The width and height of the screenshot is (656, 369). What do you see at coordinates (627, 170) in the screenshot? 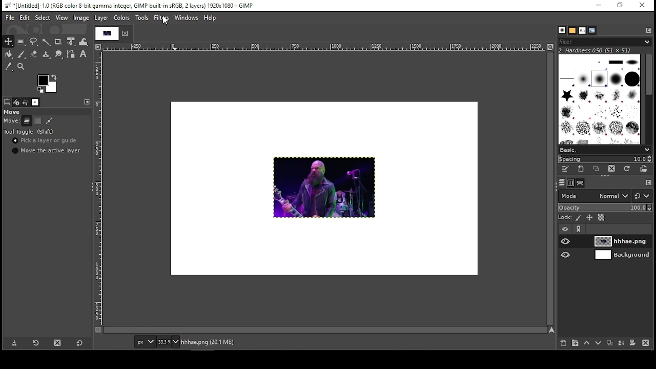
I see `refresh brushes` at bounding box center [627, 170].